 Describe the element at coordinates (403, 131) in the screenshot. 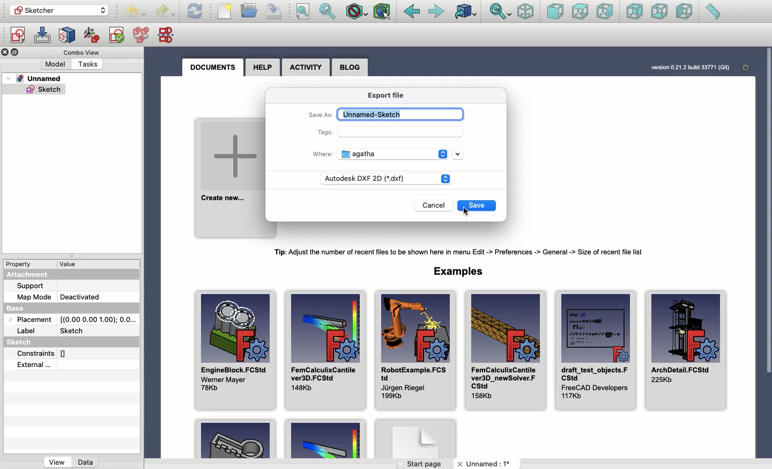

I see `Input` at that location.